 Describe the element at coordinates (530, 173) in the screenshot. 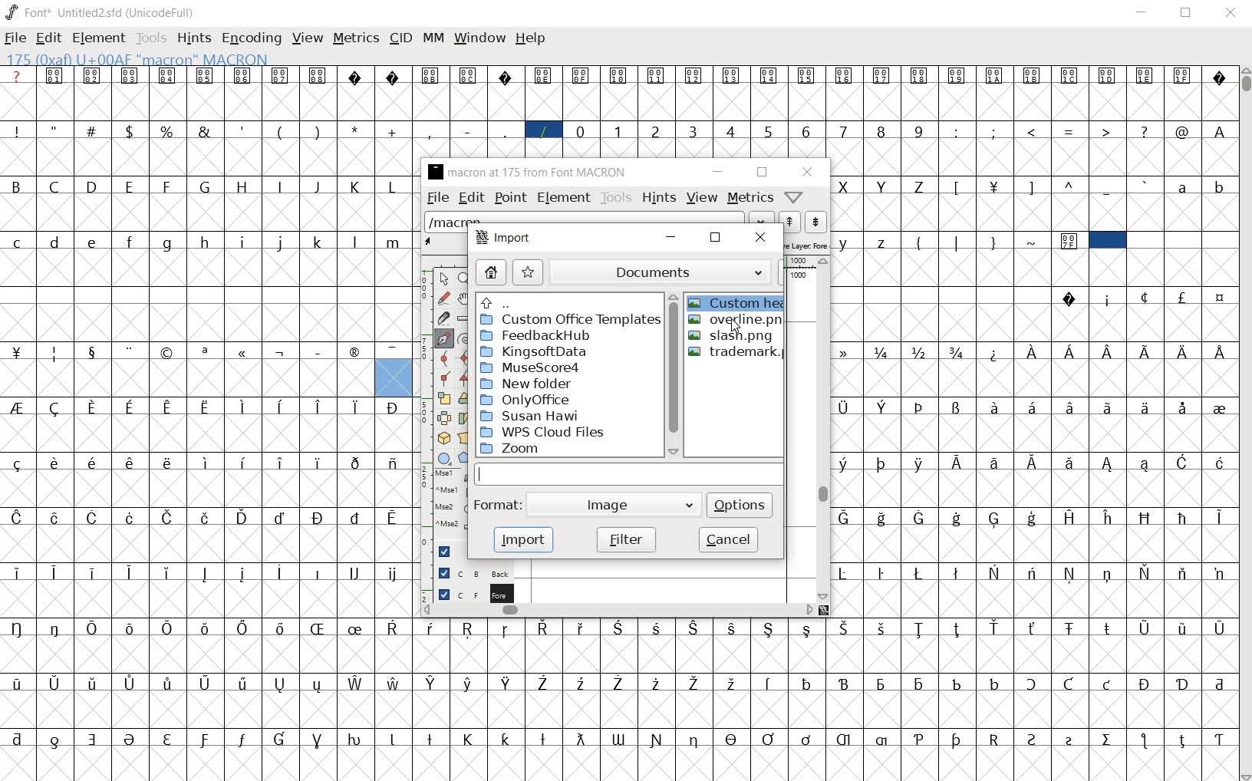

I see `glyph name` at that location.